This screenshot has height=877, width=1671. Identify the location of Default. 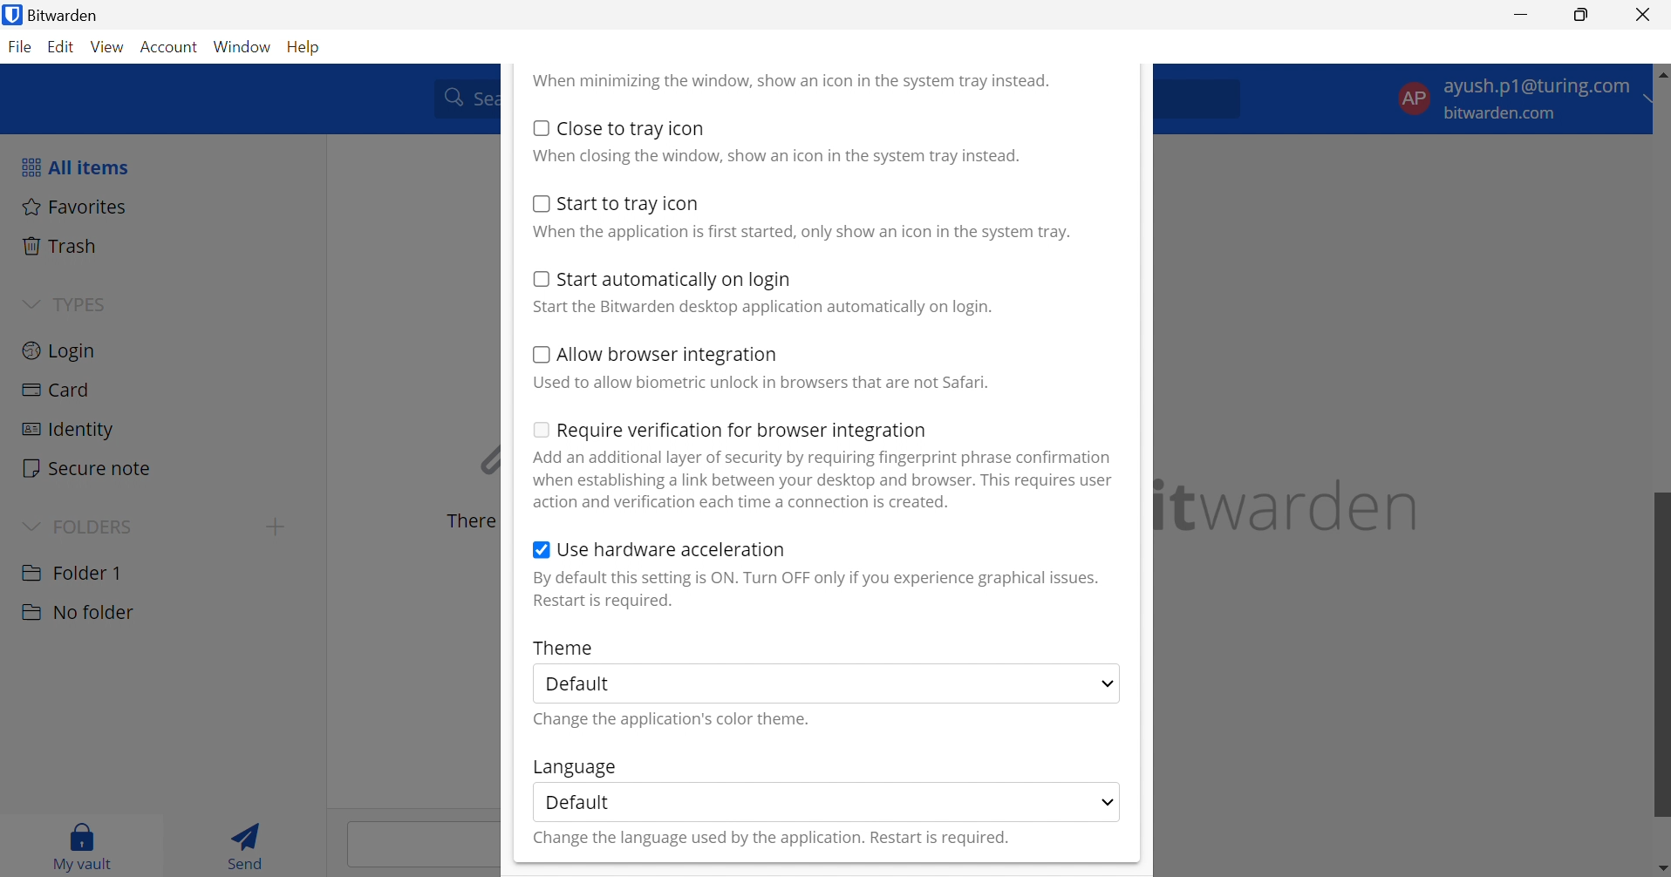
(578, 801).